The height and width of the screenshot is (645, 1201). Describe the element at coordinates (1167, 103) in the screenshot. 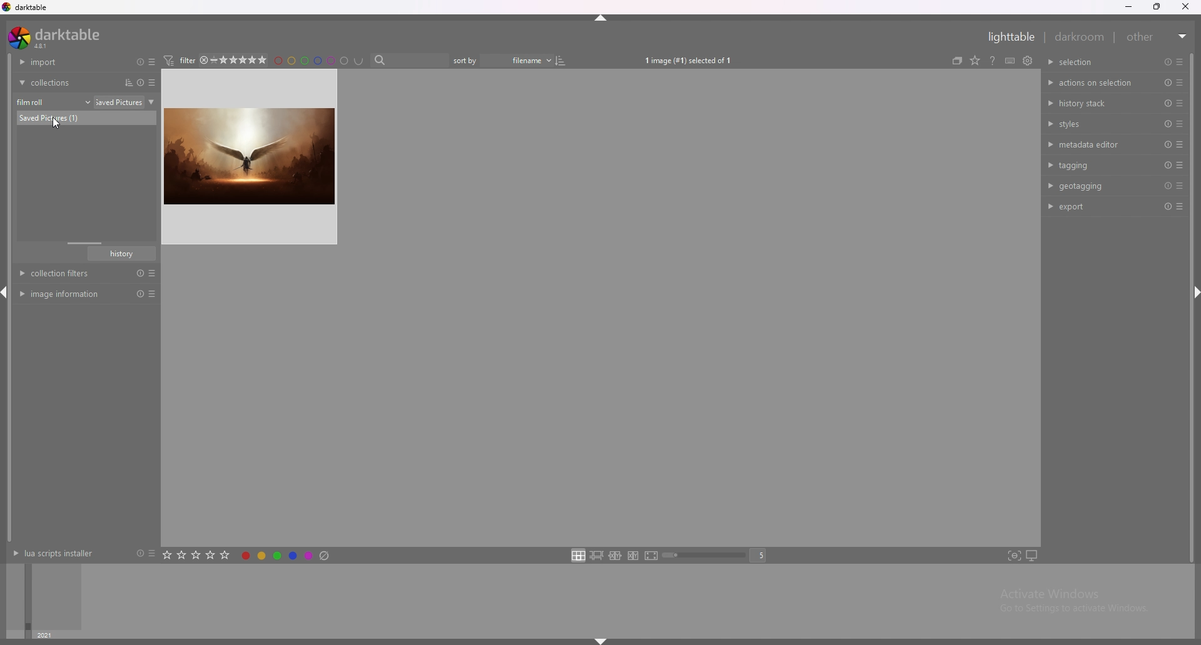

I see `preset` at that location.